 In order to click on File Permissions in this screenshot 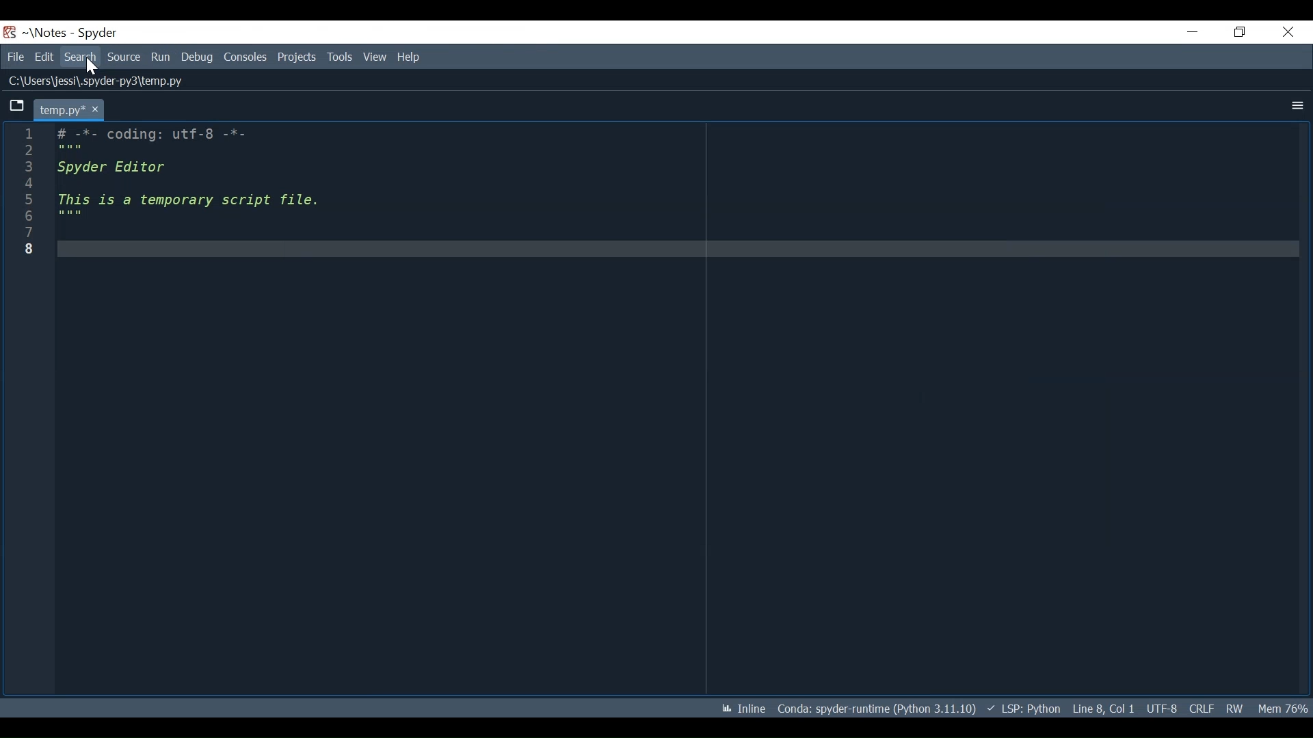, I will do `click(1238, 706)`.